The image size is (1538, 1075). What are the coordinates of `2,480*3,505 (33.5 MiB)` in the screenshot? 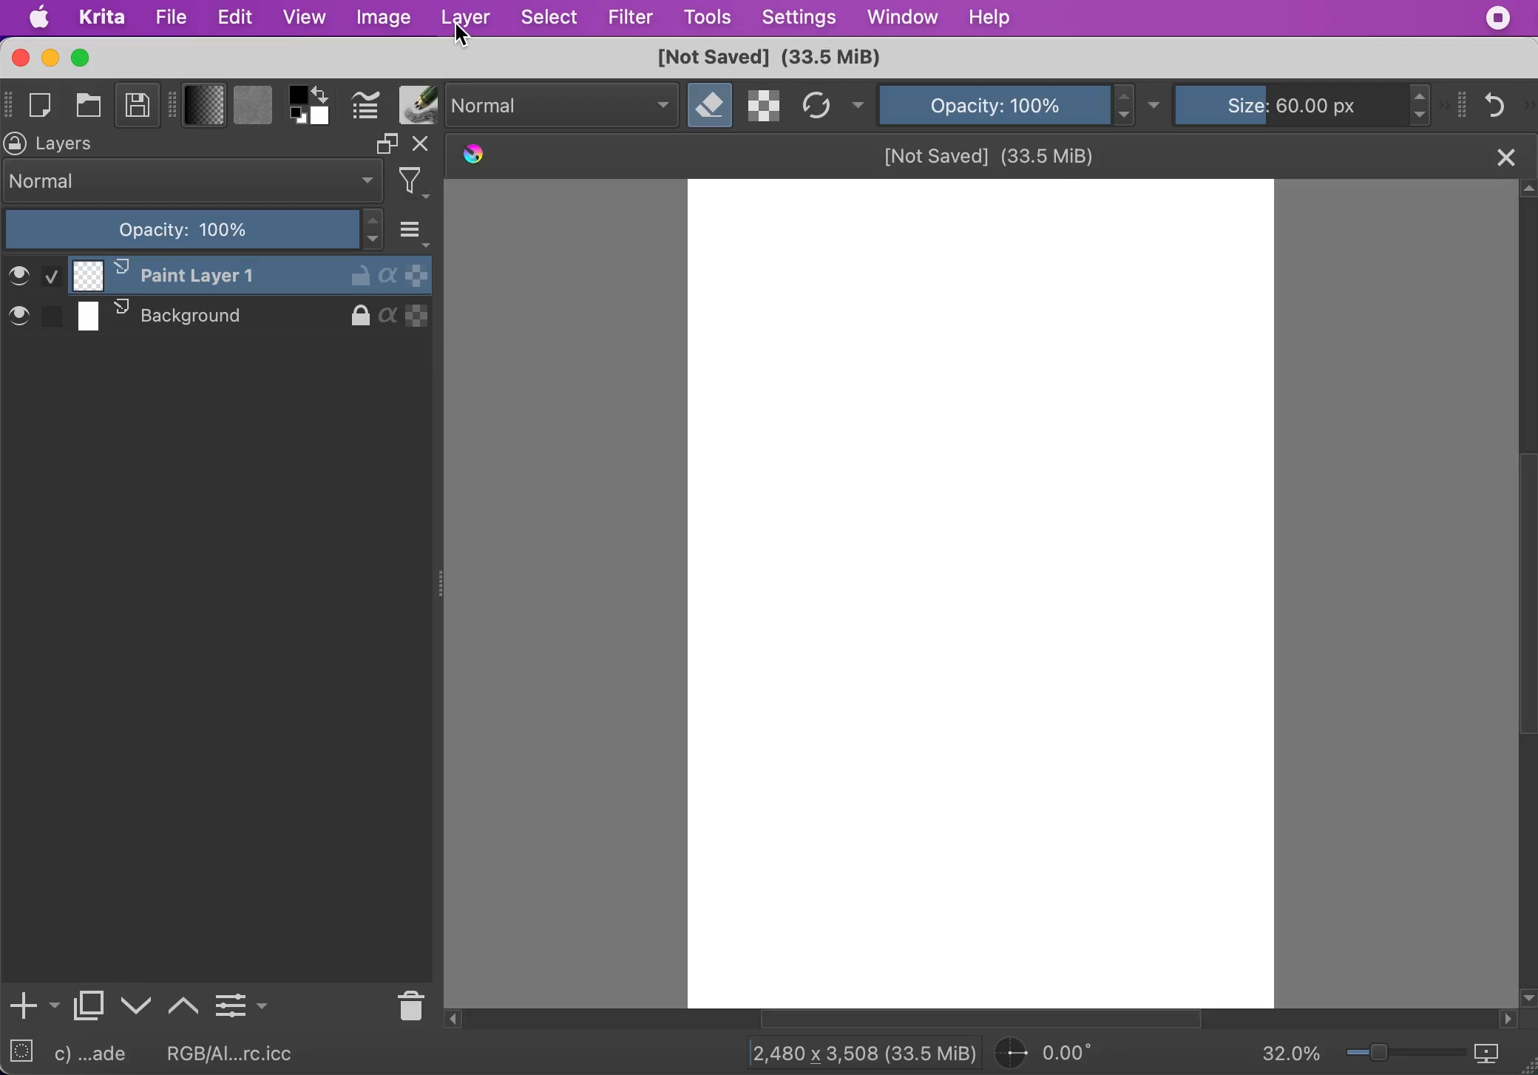 It's located at (850, 1051).